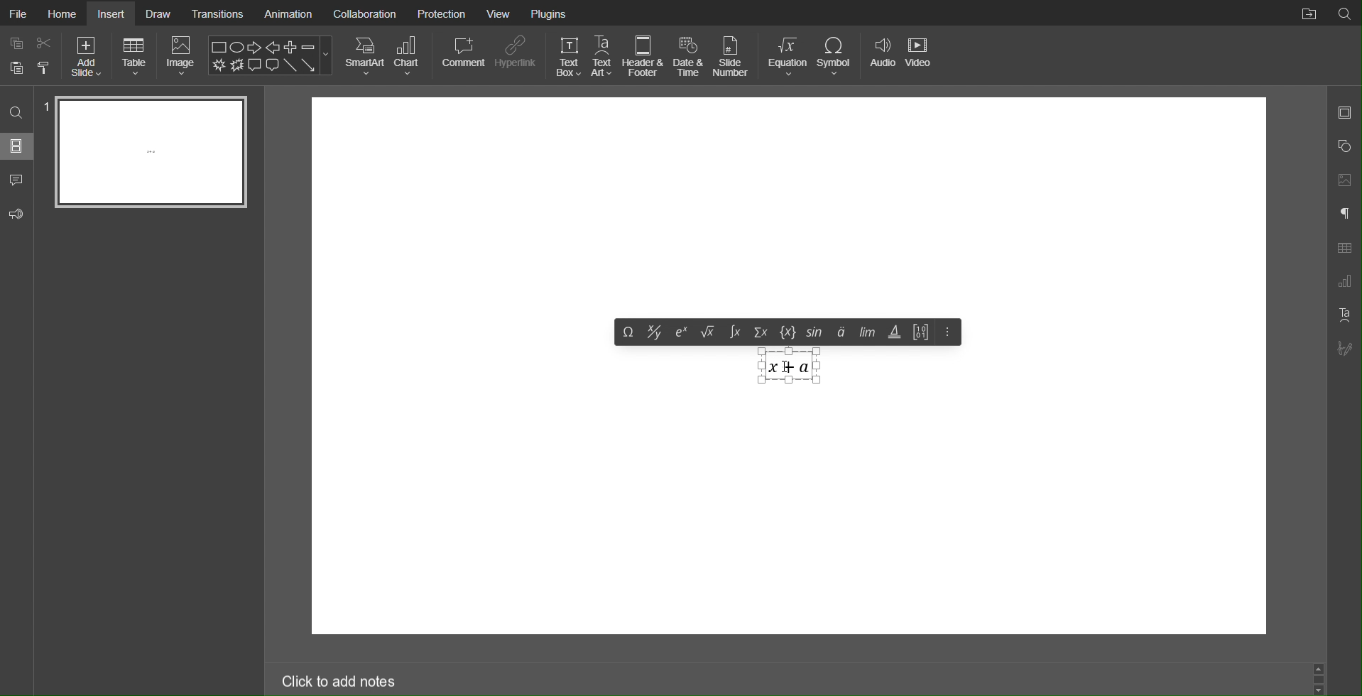 The width and height of the screenshot is (1362, 696). What do you see at coordinates (518, 55) in the screenshot?
I see `Hyperlink` at bounding box center [518, 55].